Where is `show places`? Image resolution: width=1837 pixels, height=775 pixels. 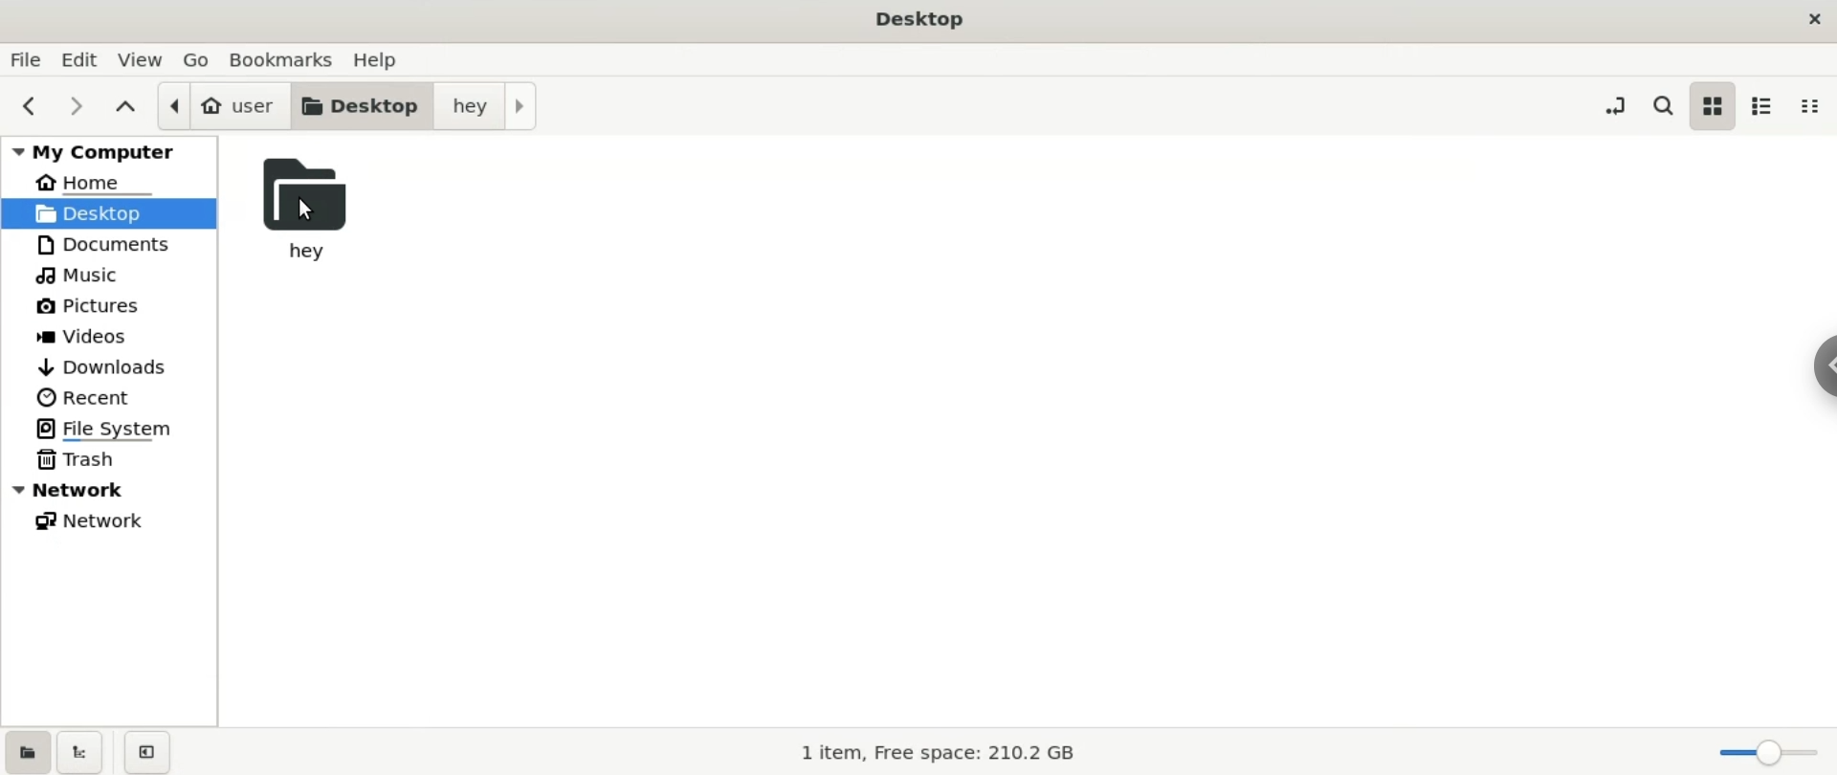 show places is located at coordinates (26, 751).